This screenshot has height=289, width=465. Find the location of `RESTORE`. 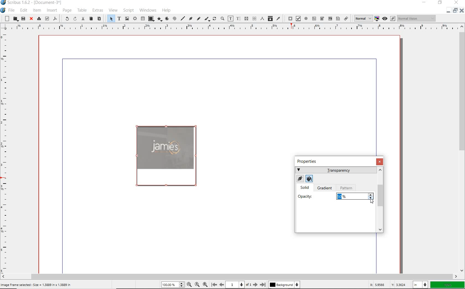

RESTORE is located at coordinates (440, 3).